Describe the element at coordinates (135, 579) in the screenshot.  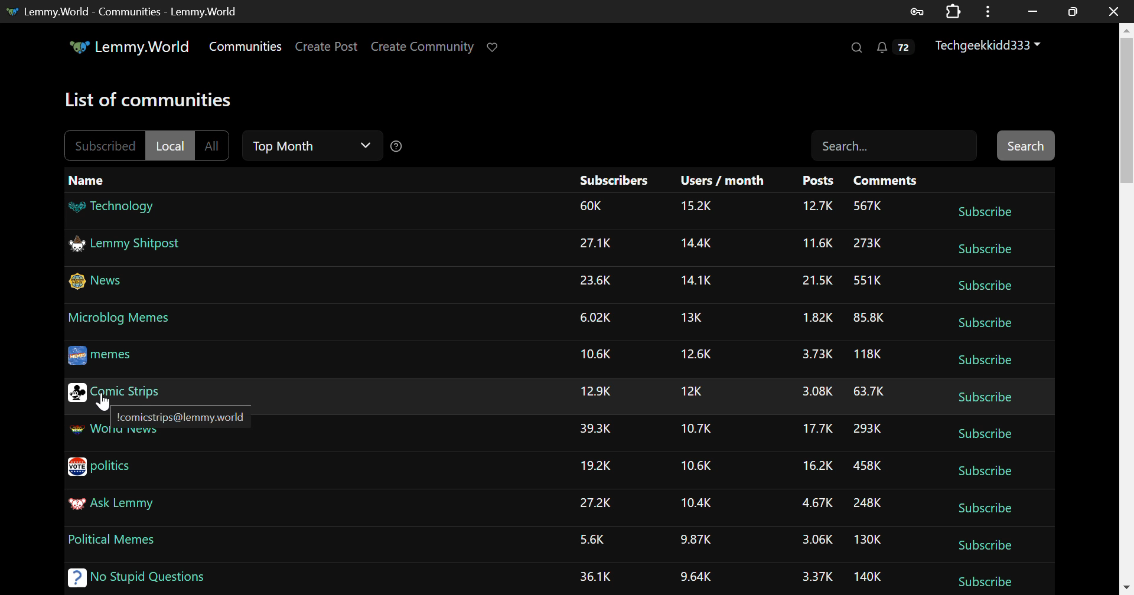
I see `No Stupid Questions` at that location.